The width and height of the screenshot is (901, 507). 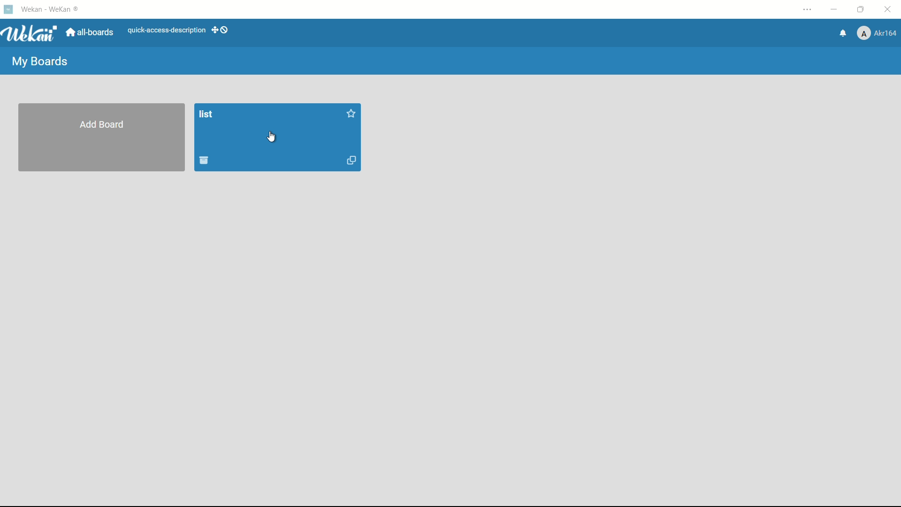 What do you see at coordinates (861, 10) in the screenshot?
I see `maximize` at bounding box center [861, 10].